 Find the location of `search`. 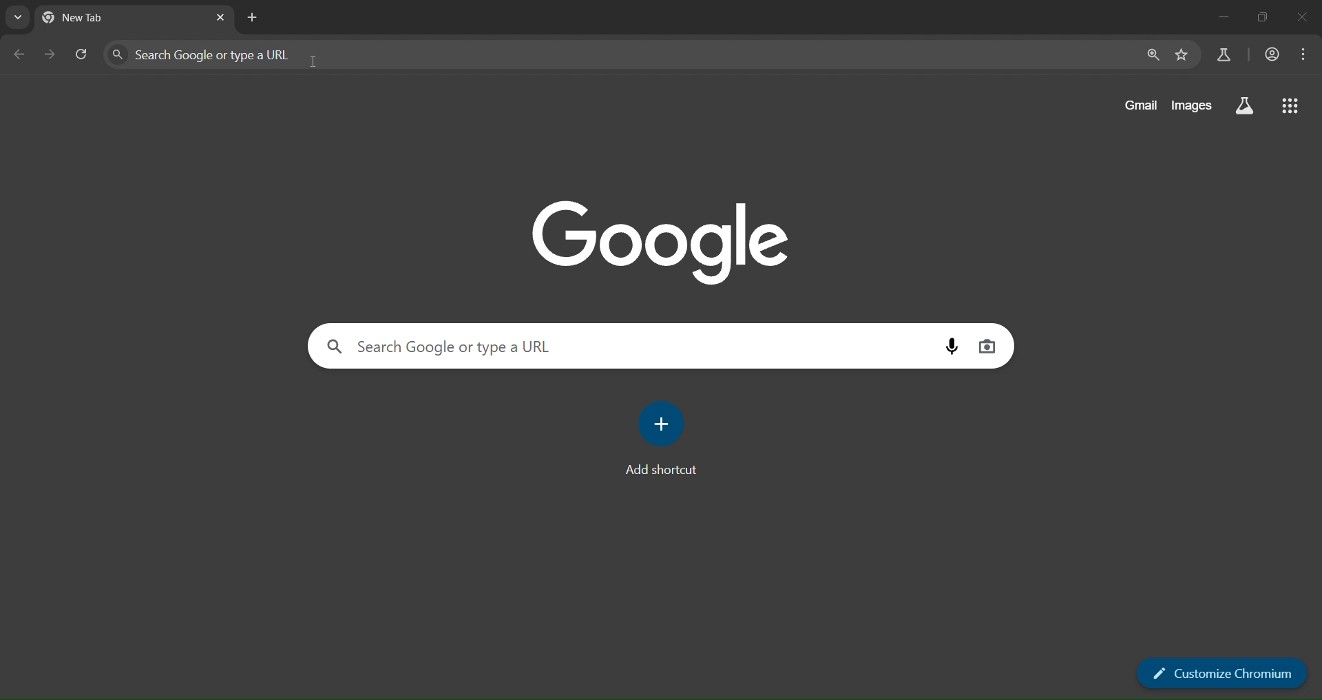

search is located at coordinates (496, 347).